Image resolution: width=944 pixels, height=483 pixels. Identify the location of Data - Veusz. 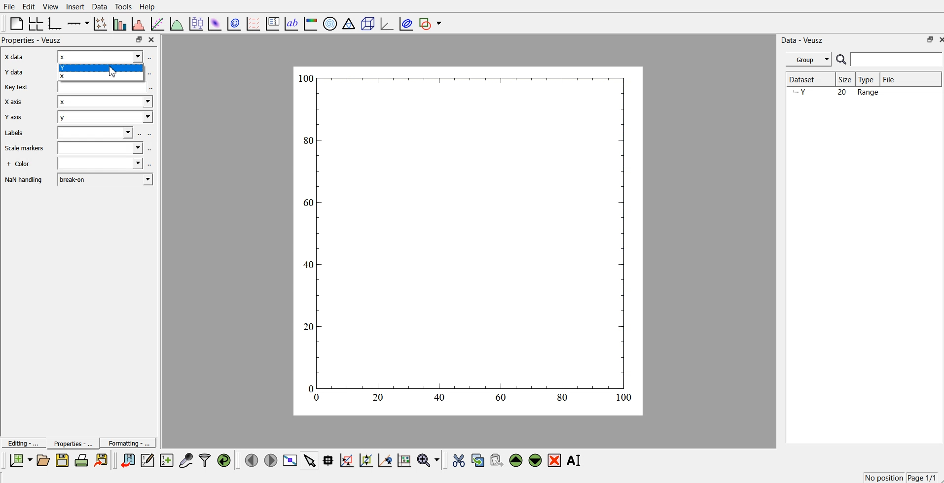
(806, 39).